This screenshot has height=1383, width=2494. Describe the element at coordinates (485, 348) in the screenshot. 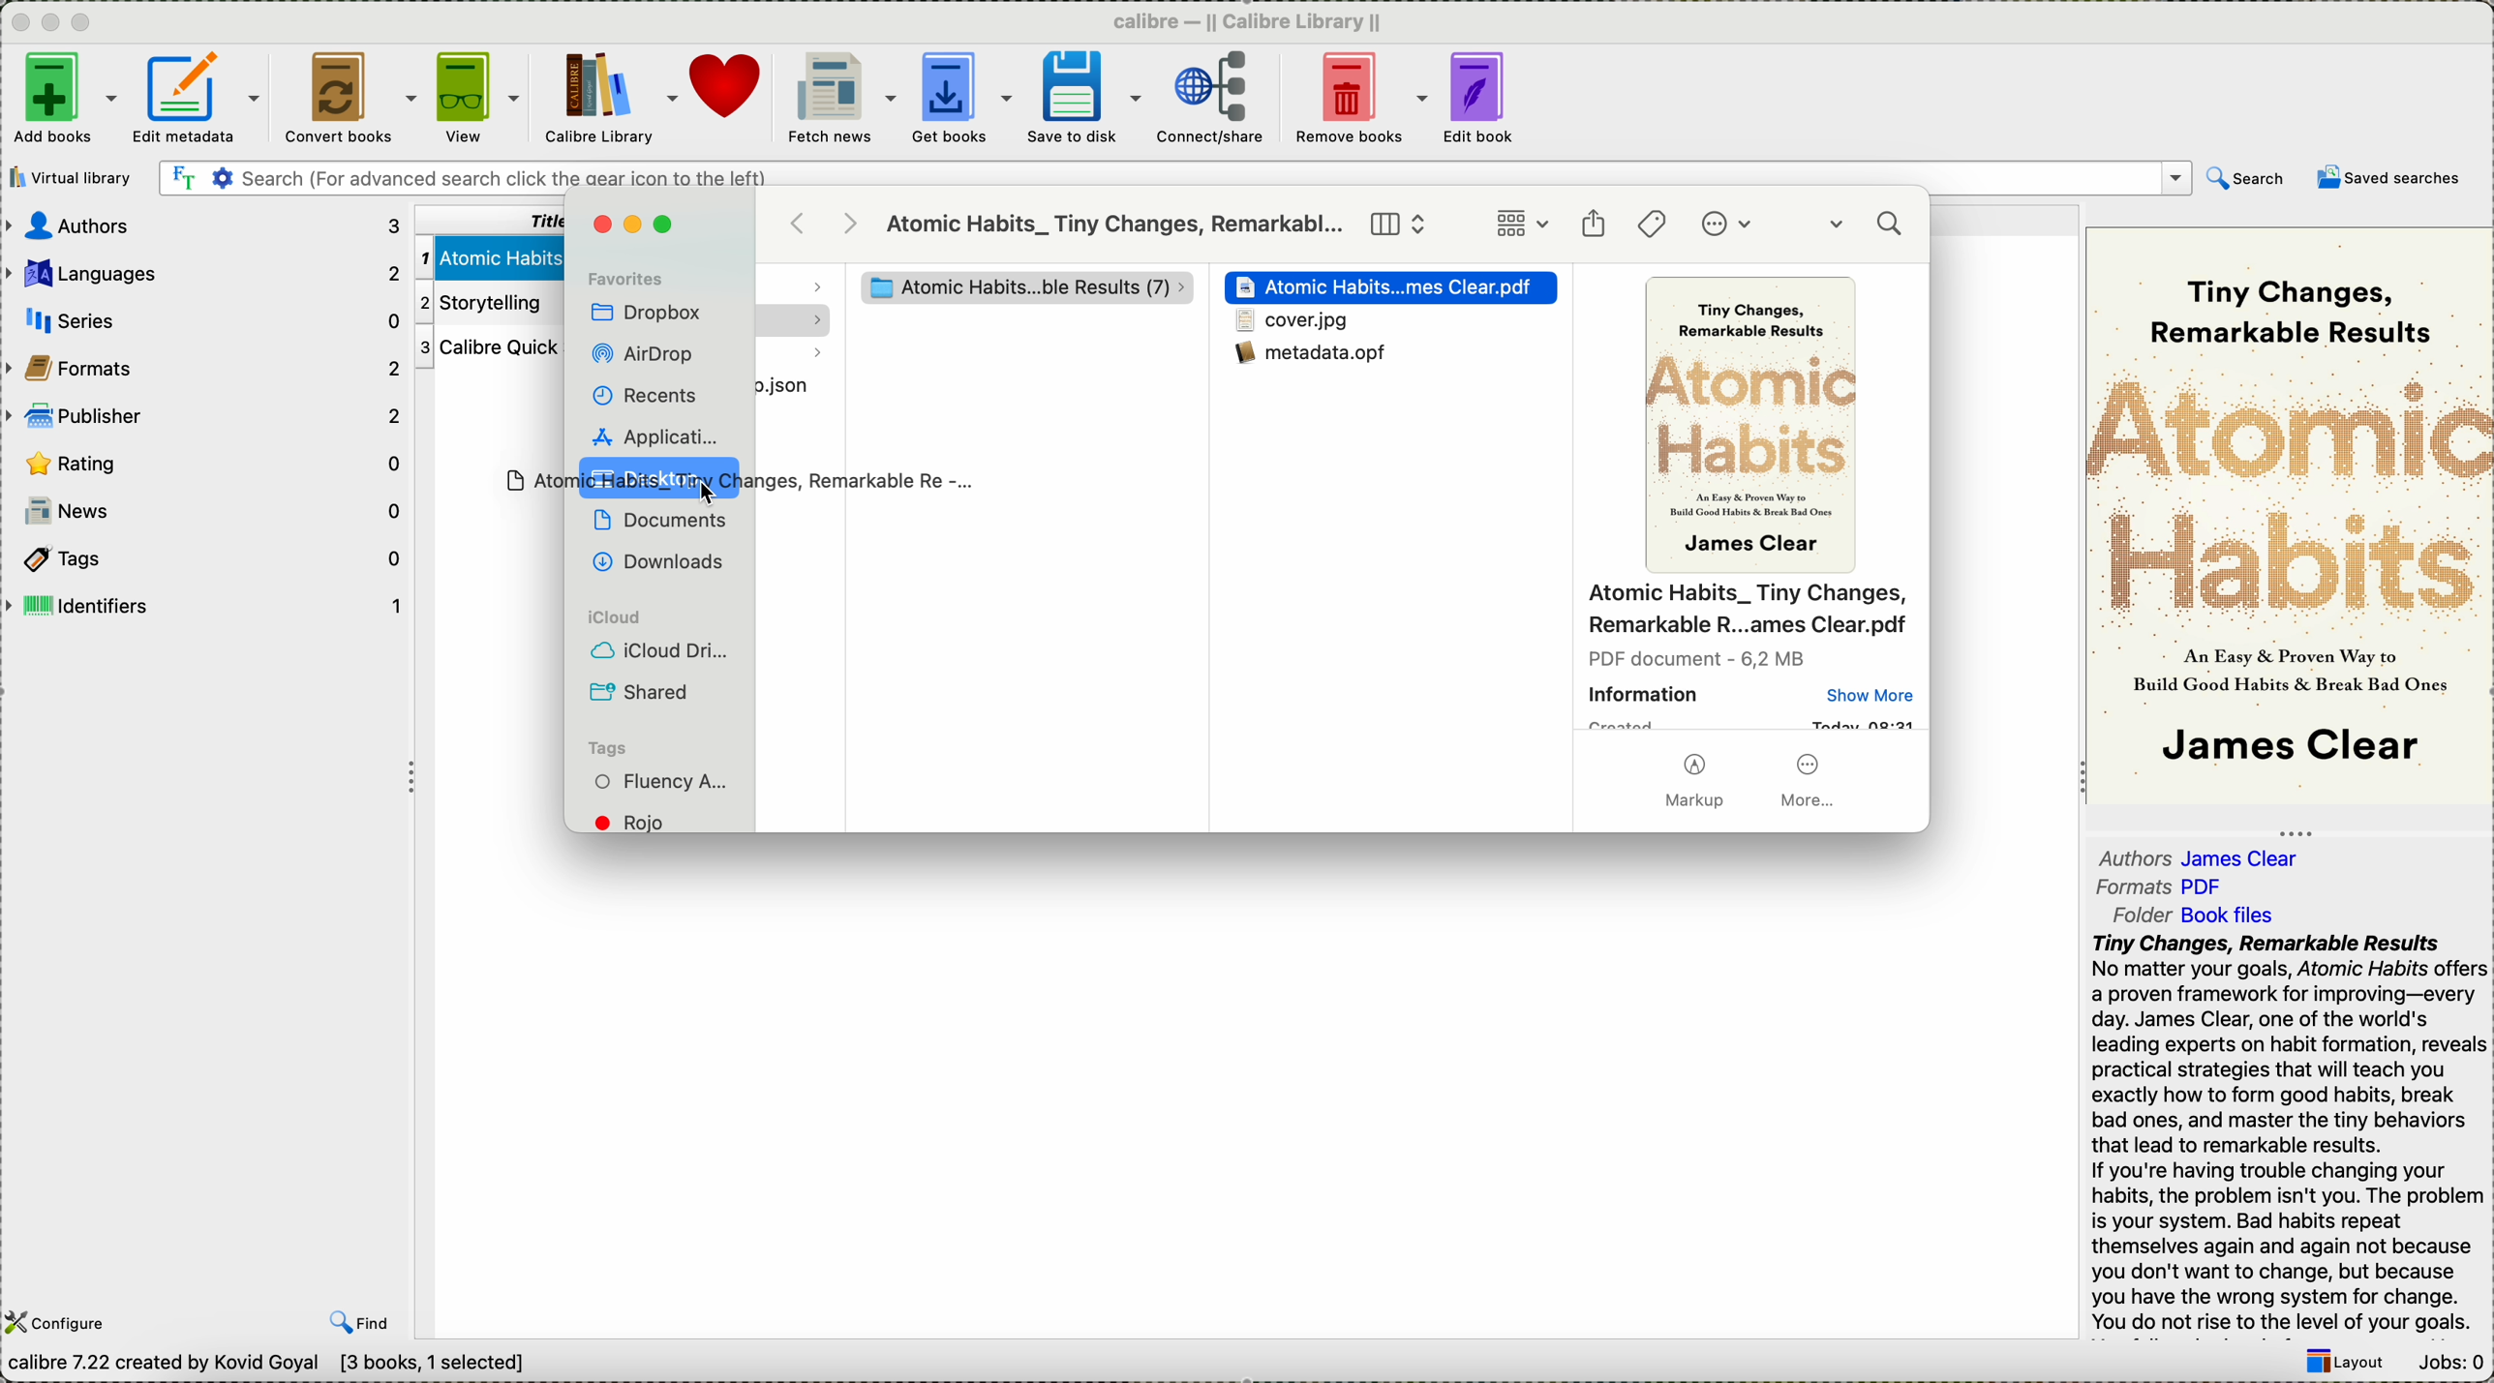

I see `third book` at that location.